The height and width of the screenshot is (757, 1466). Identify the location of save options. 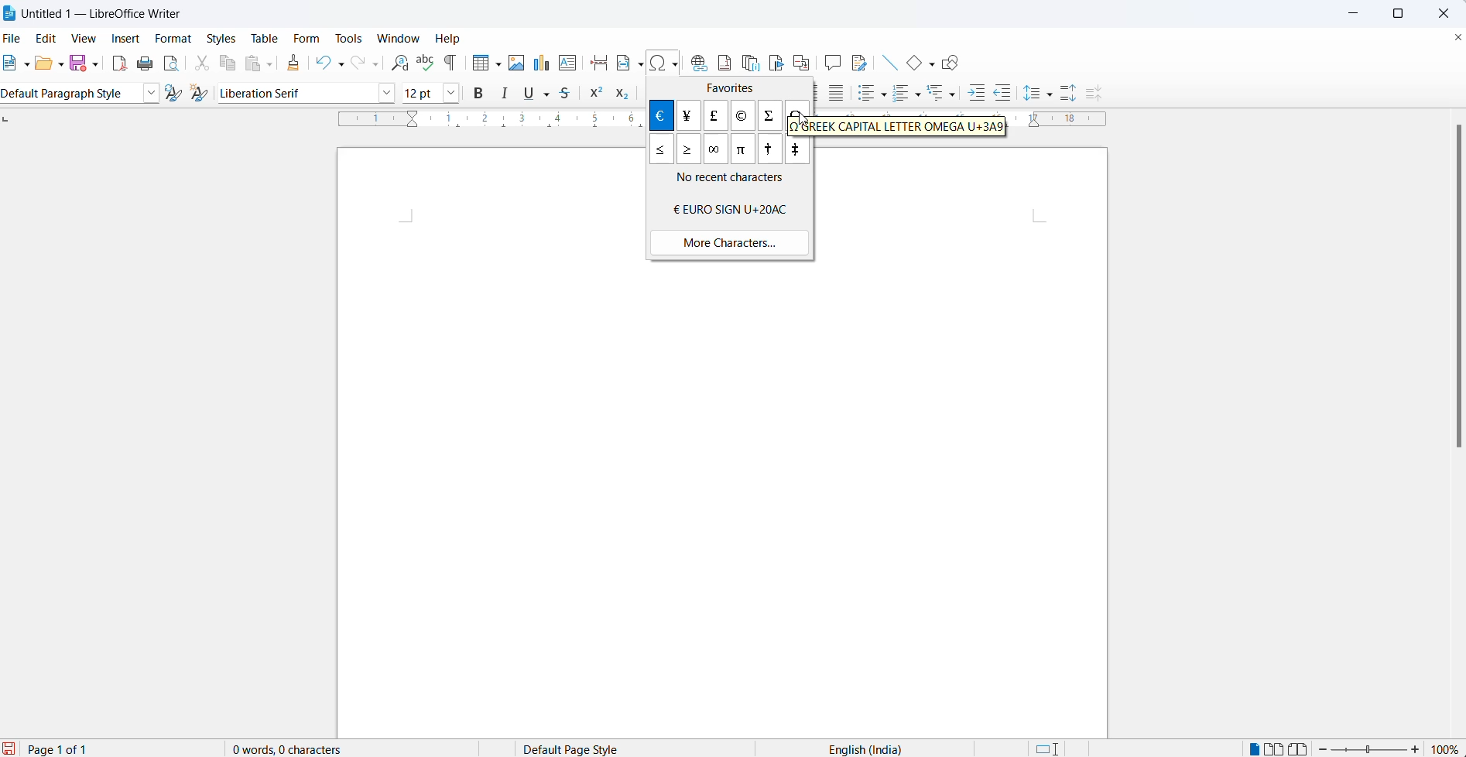
(96, 63).